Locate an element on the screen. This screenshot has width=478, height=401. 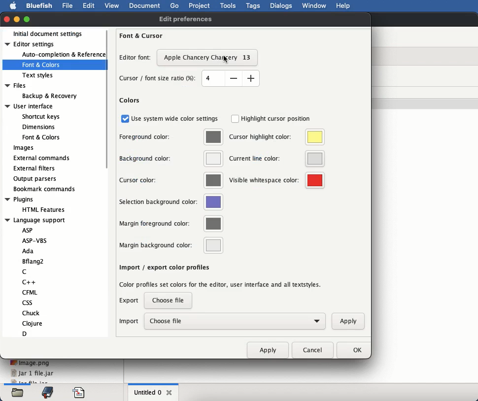
margin foreground color is located at coordinates (171, 224).